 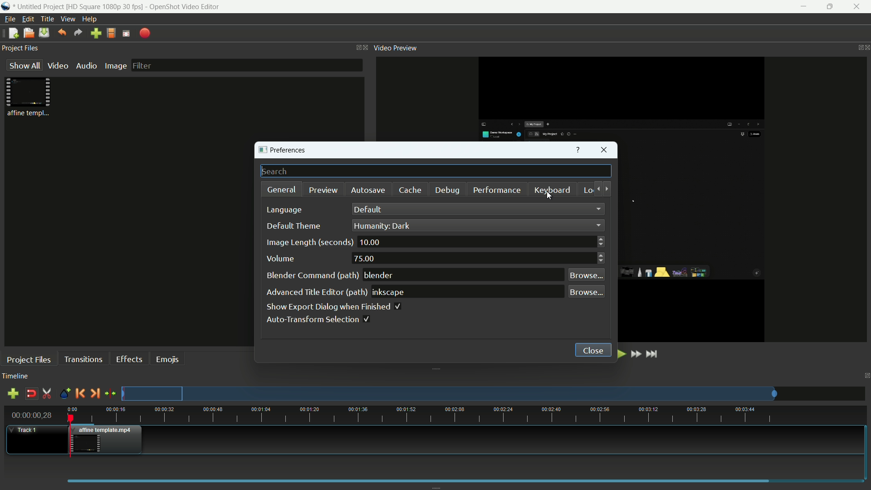 What do you see at coordinates (578, 151) in the screenshot?
I see `get help` at bounding box center [578, 151].